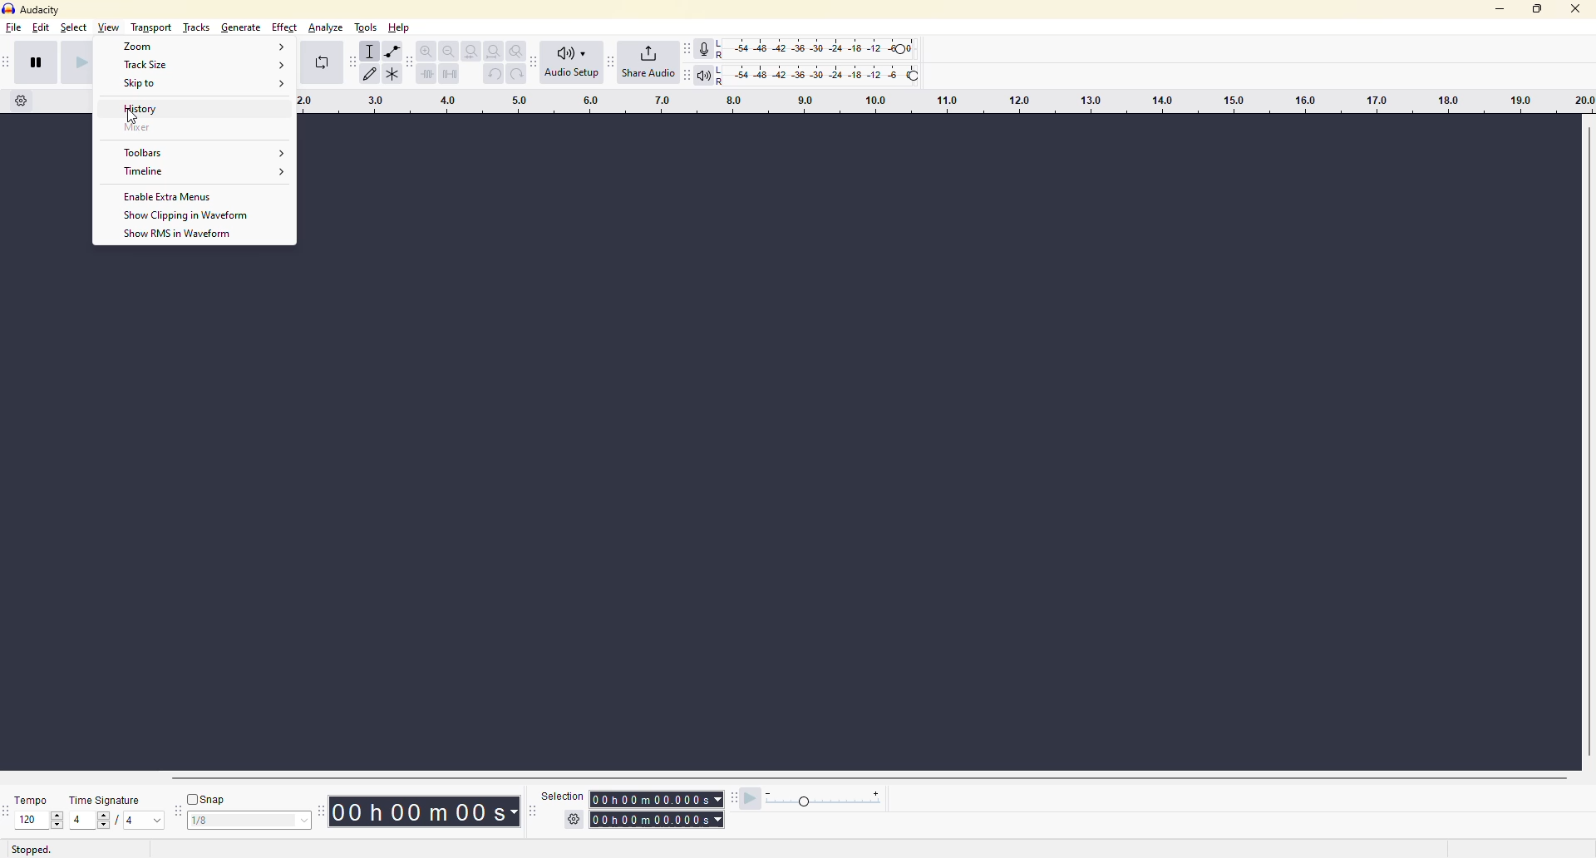  I want to click on maximize, so click(1539, 14).